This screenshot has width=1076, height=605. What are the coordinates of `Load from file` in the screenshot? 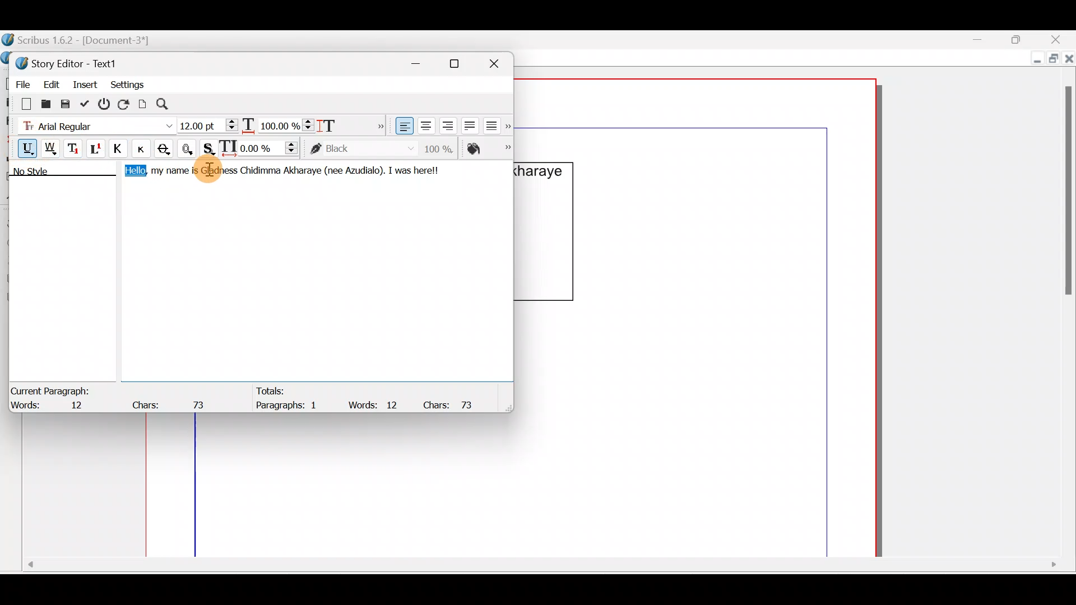 It's located at (45, 103).